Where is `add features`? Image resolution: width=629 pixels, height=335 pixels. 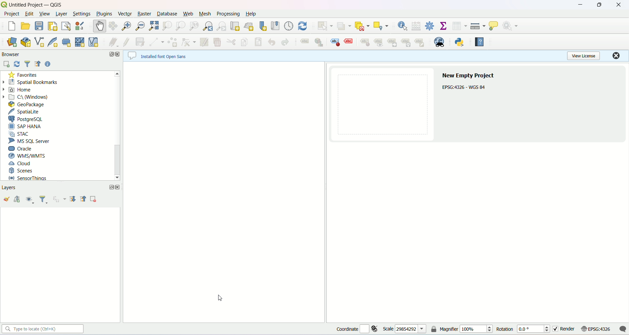
add features is located at coordinates (170, 43).